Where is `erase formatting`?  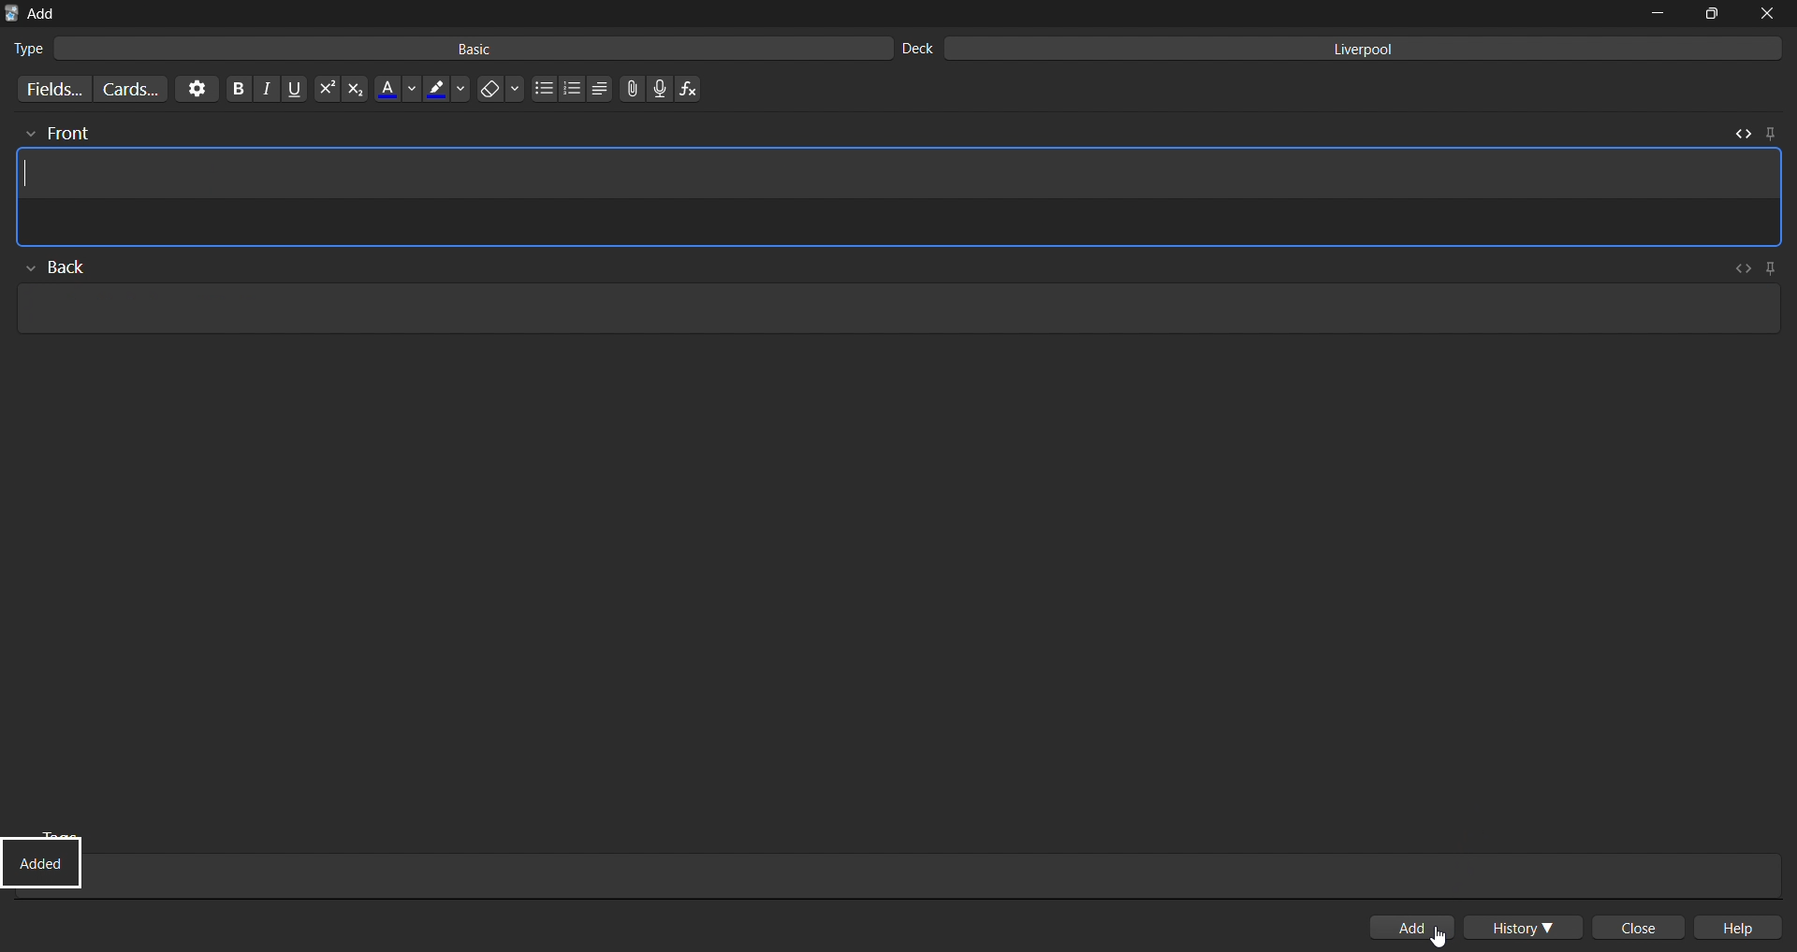
erase formatting is located at coordinates (504, 89).